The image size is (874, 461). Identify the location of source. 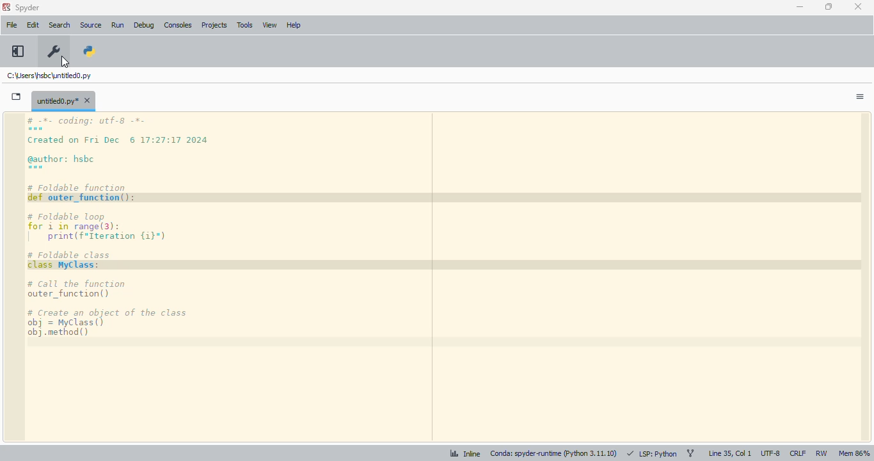
(90, 25).